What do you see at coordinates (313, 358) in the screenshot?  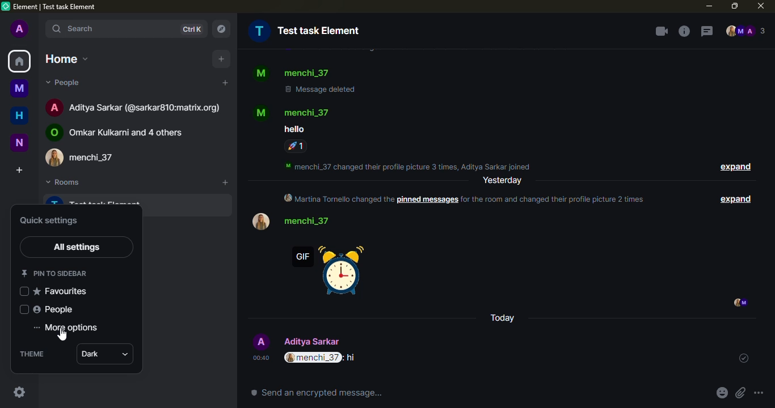 I see `mention` at bounding box center [313, 358].